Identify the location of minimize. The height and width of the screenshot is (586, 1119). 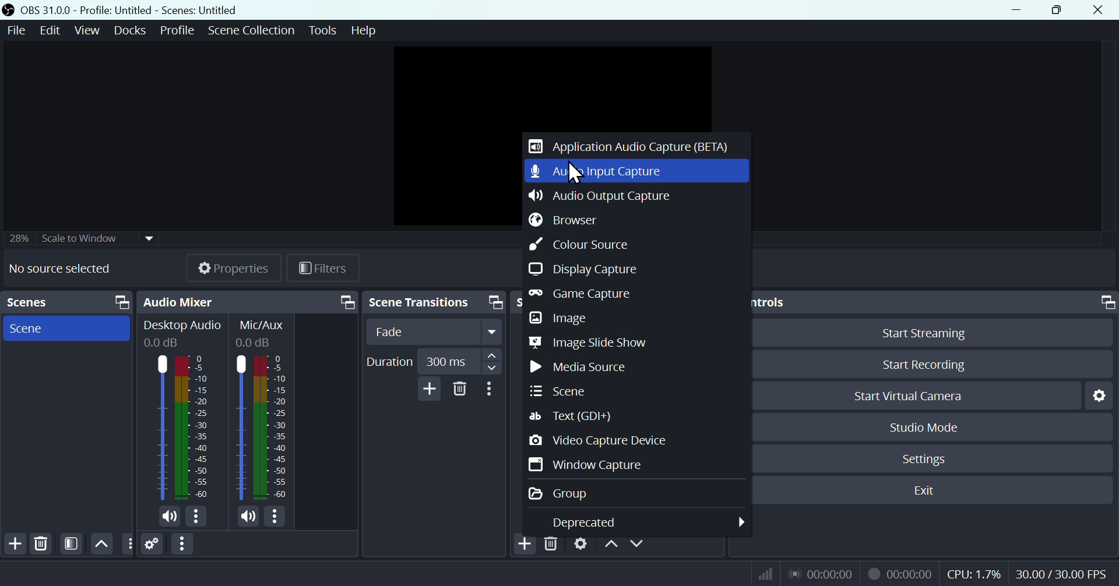
(1021, 10).